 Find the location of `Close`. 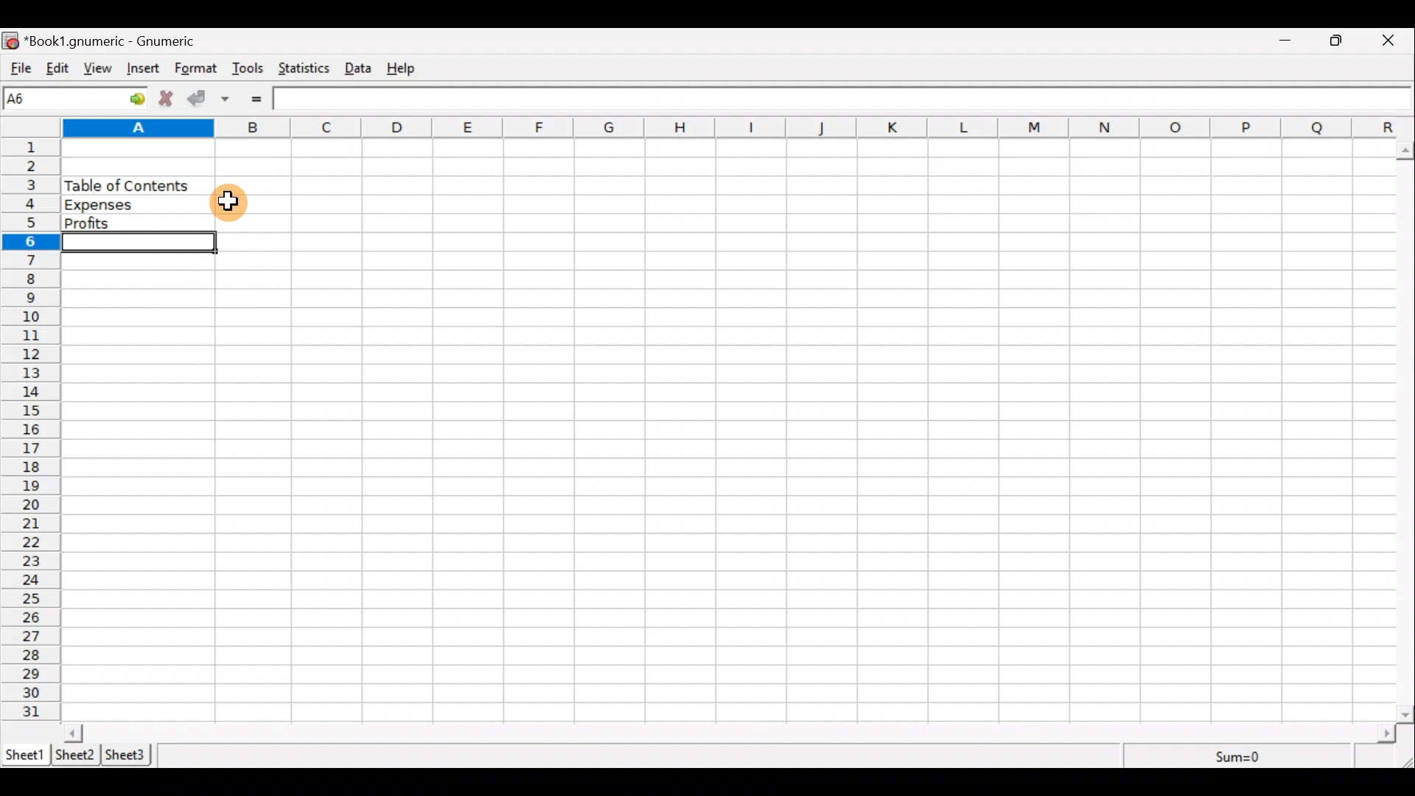

Close is located at coordinates (1394, 41).